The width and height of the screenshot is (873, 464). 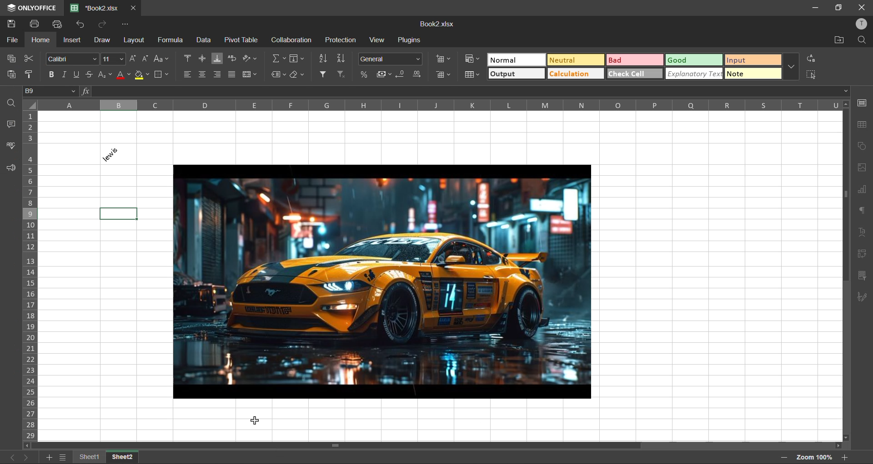 I want to click on picture, so click(x=383, y=282).